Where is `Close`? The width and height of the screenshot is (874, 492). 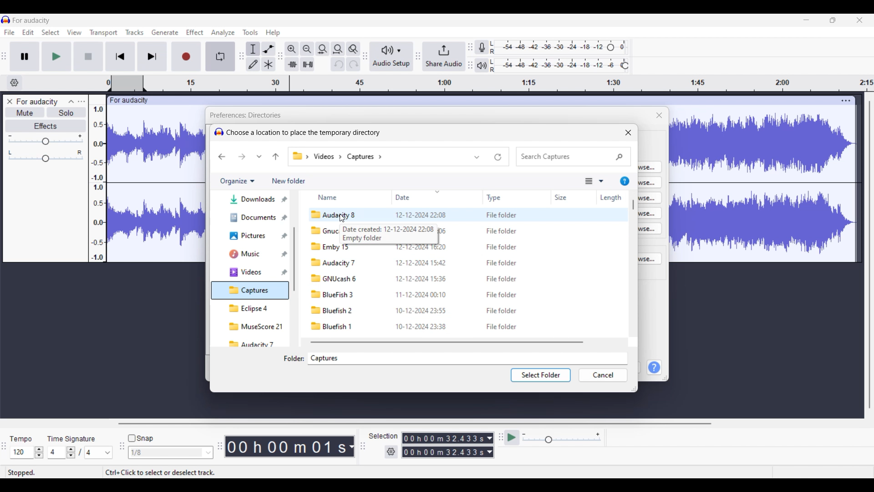 Close is located at coordinates (660, 115).